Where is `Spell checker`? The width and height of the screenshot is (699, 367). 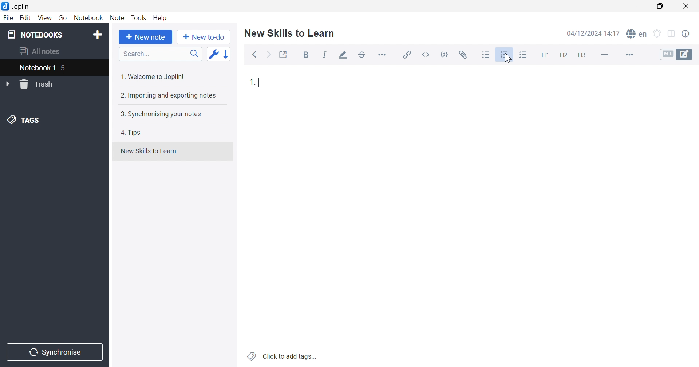
Spell checker is located at coordinates (636, 33).